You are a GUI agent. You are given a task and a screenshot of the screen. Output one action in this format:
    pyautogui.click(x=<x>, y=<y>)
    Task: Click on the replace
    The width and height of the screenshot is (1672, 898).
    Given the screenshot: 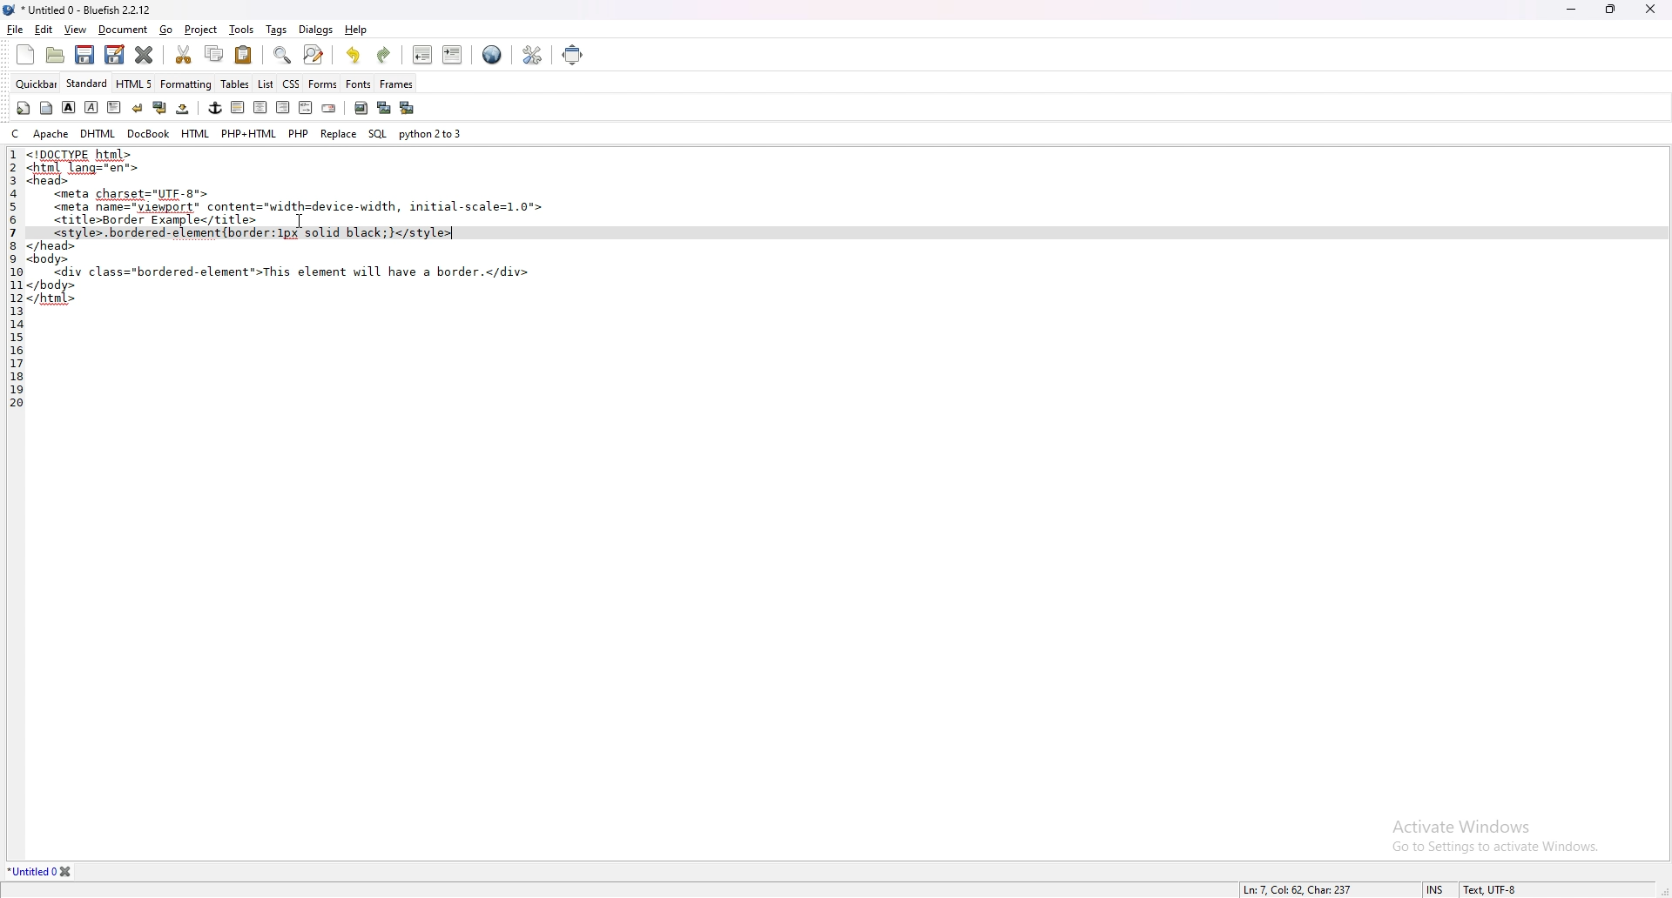 What is the action you would take?
    pyautogui.click(x=339, y=134)
    